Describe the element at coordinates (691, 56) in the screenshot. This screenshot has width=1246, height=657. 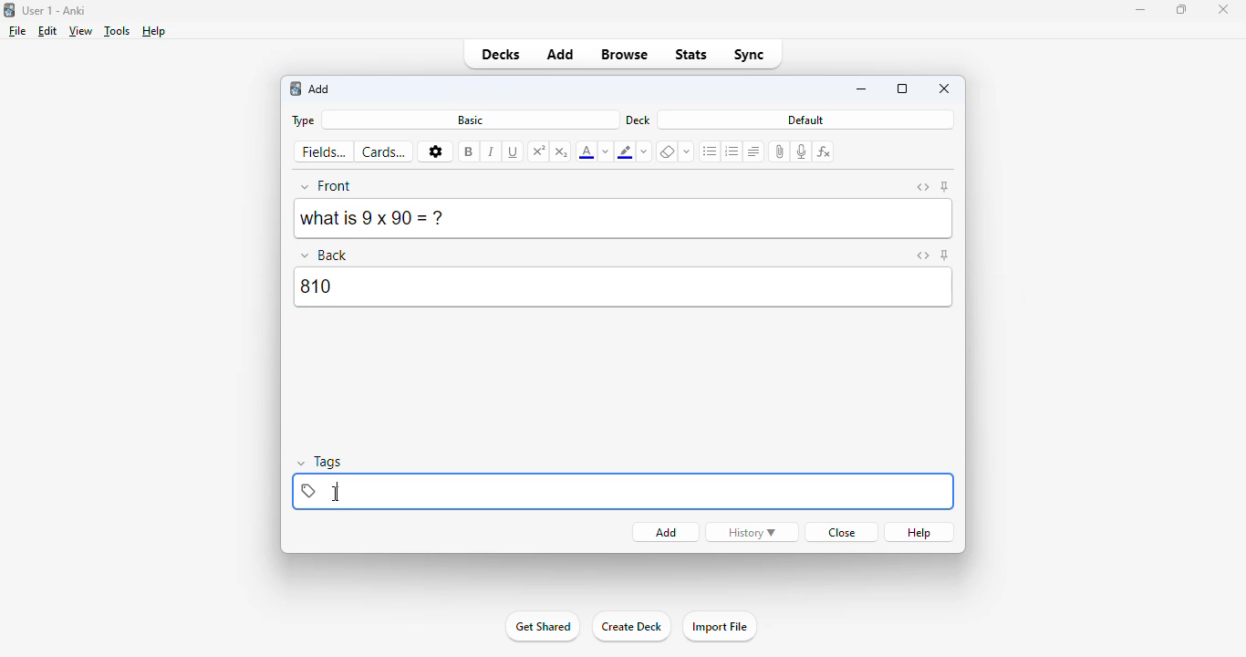
I see `stats` at that location.